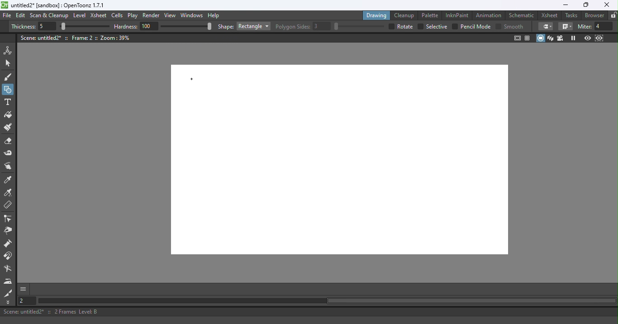 This screenshot has height=324, width=618. What do you see at coordinates (9, 180) in the screenshot?
I see `Style picker tool` at bounding box center [9, 180].